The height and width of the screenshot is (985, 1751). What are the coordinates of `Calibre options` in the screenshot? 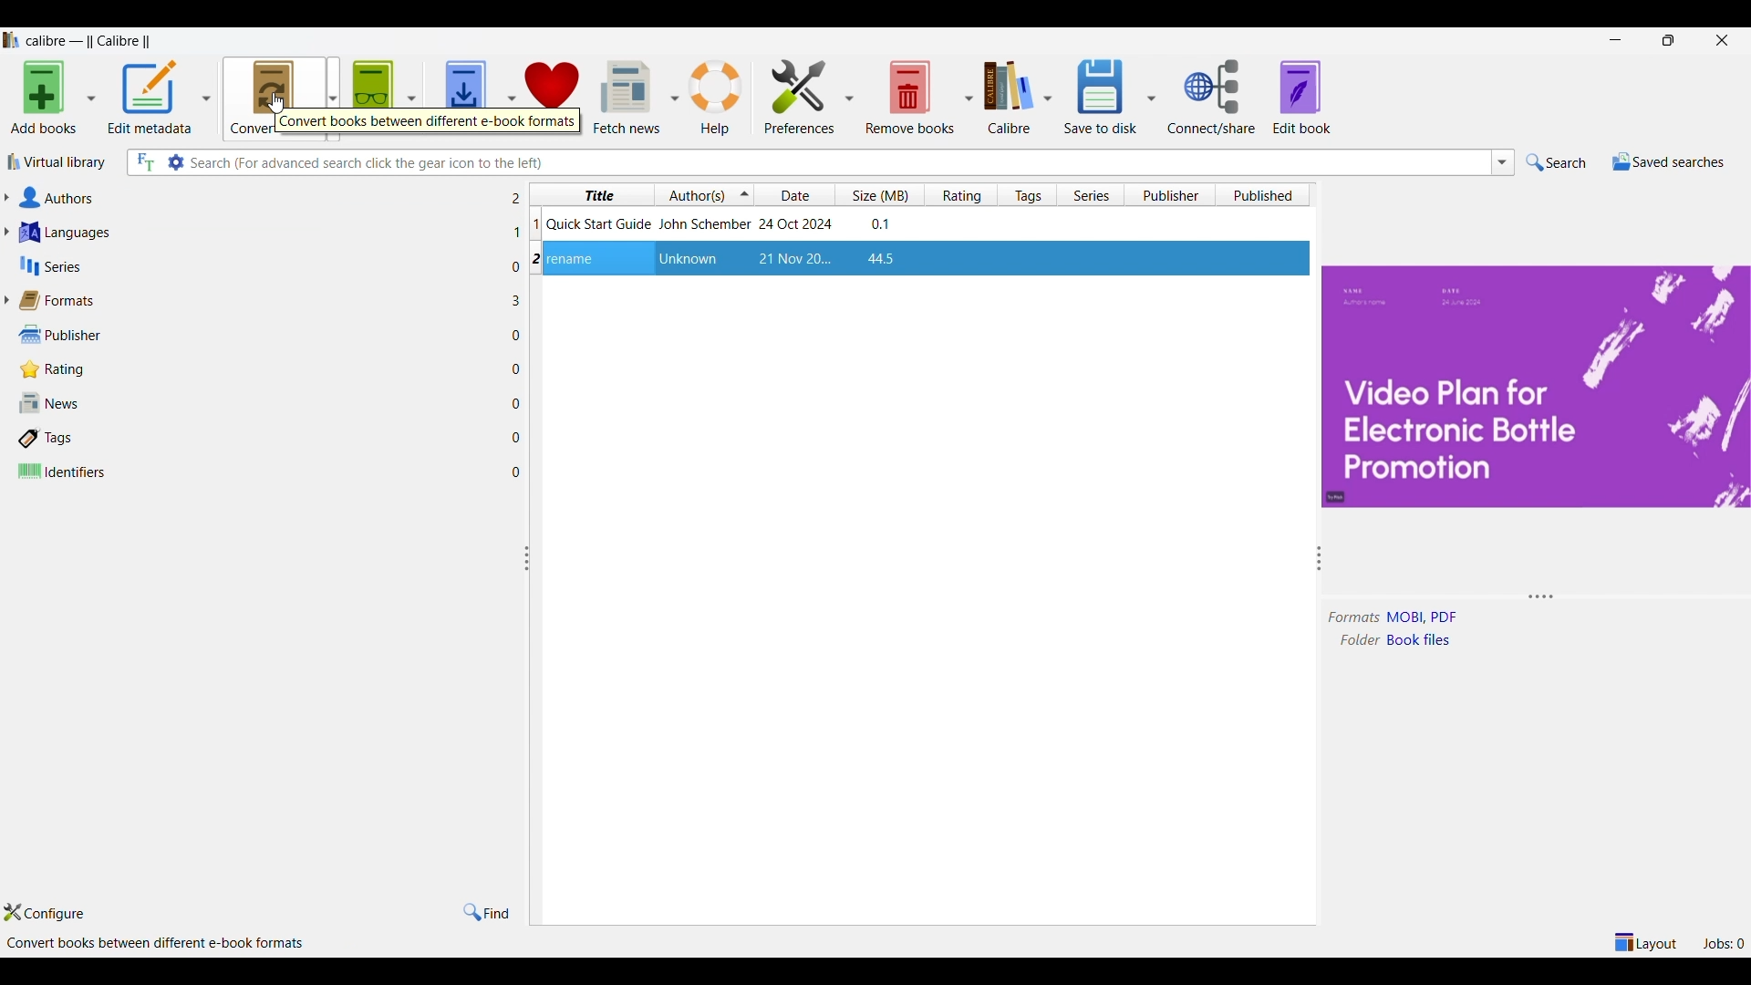 It's located at (1048, 98).